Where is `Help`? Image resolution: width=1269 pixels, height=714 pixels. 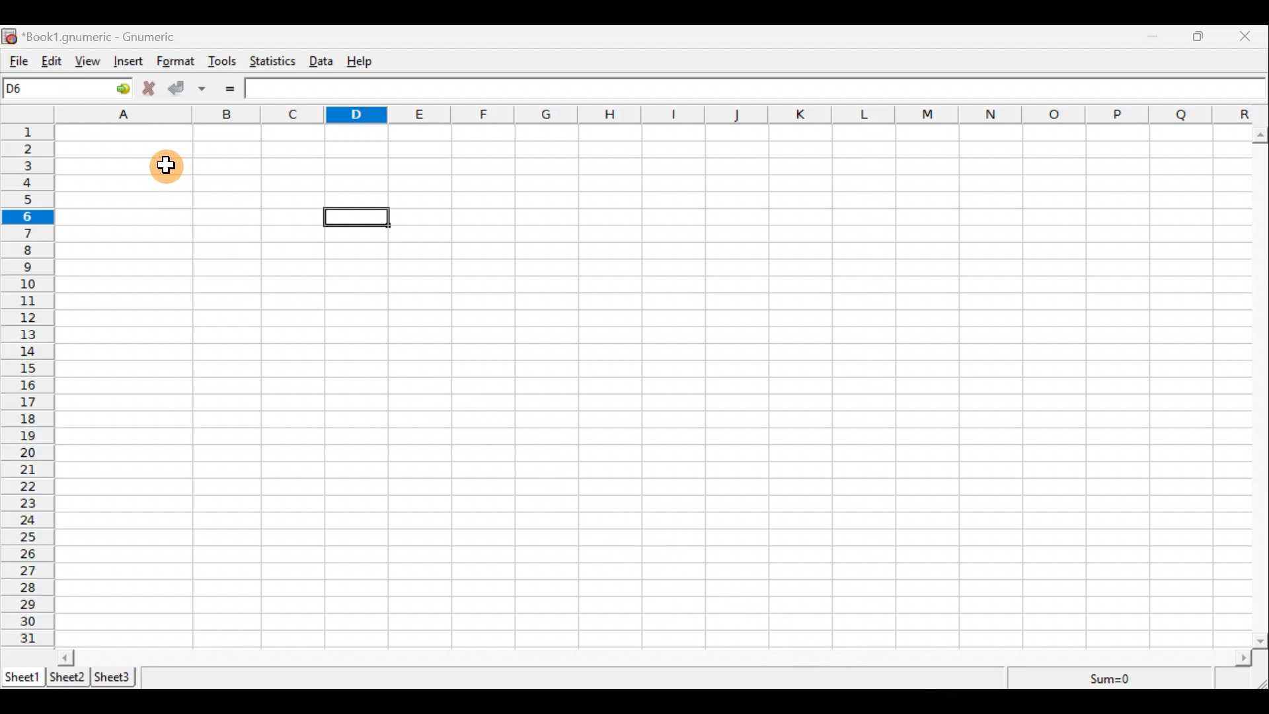
Help is located at coordinates (366, 61).